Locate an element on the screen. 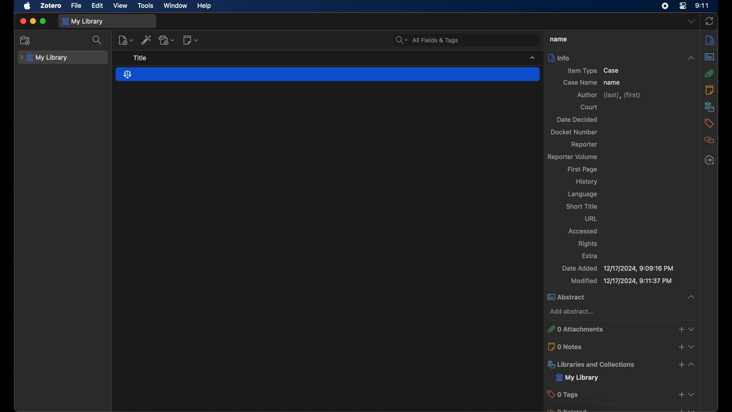 This screenshot has width=732, height=412. tags is located at coordinates (709, 123).